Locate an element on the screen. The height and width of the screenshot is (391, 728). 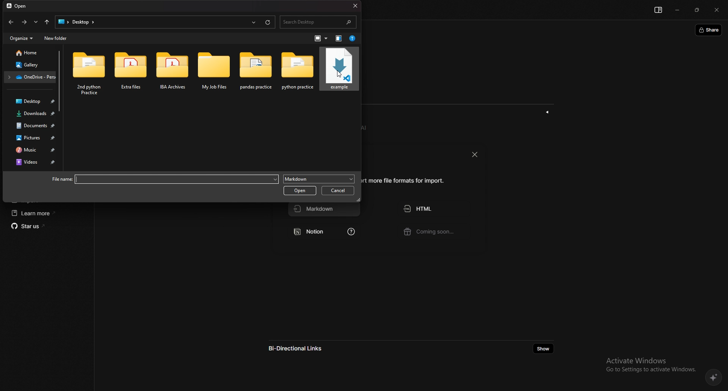
show sidebar is located at coordinates (658, 10).